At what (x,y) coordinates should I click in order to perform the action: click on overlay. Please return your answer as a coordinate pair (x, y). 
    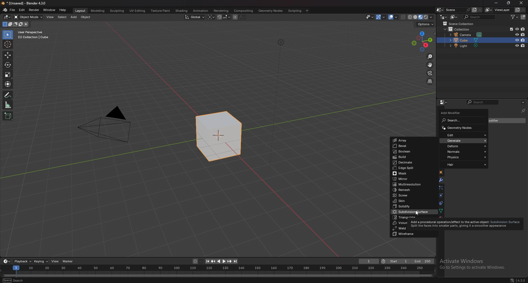
    Looking at the image, I should click on (394, 17).